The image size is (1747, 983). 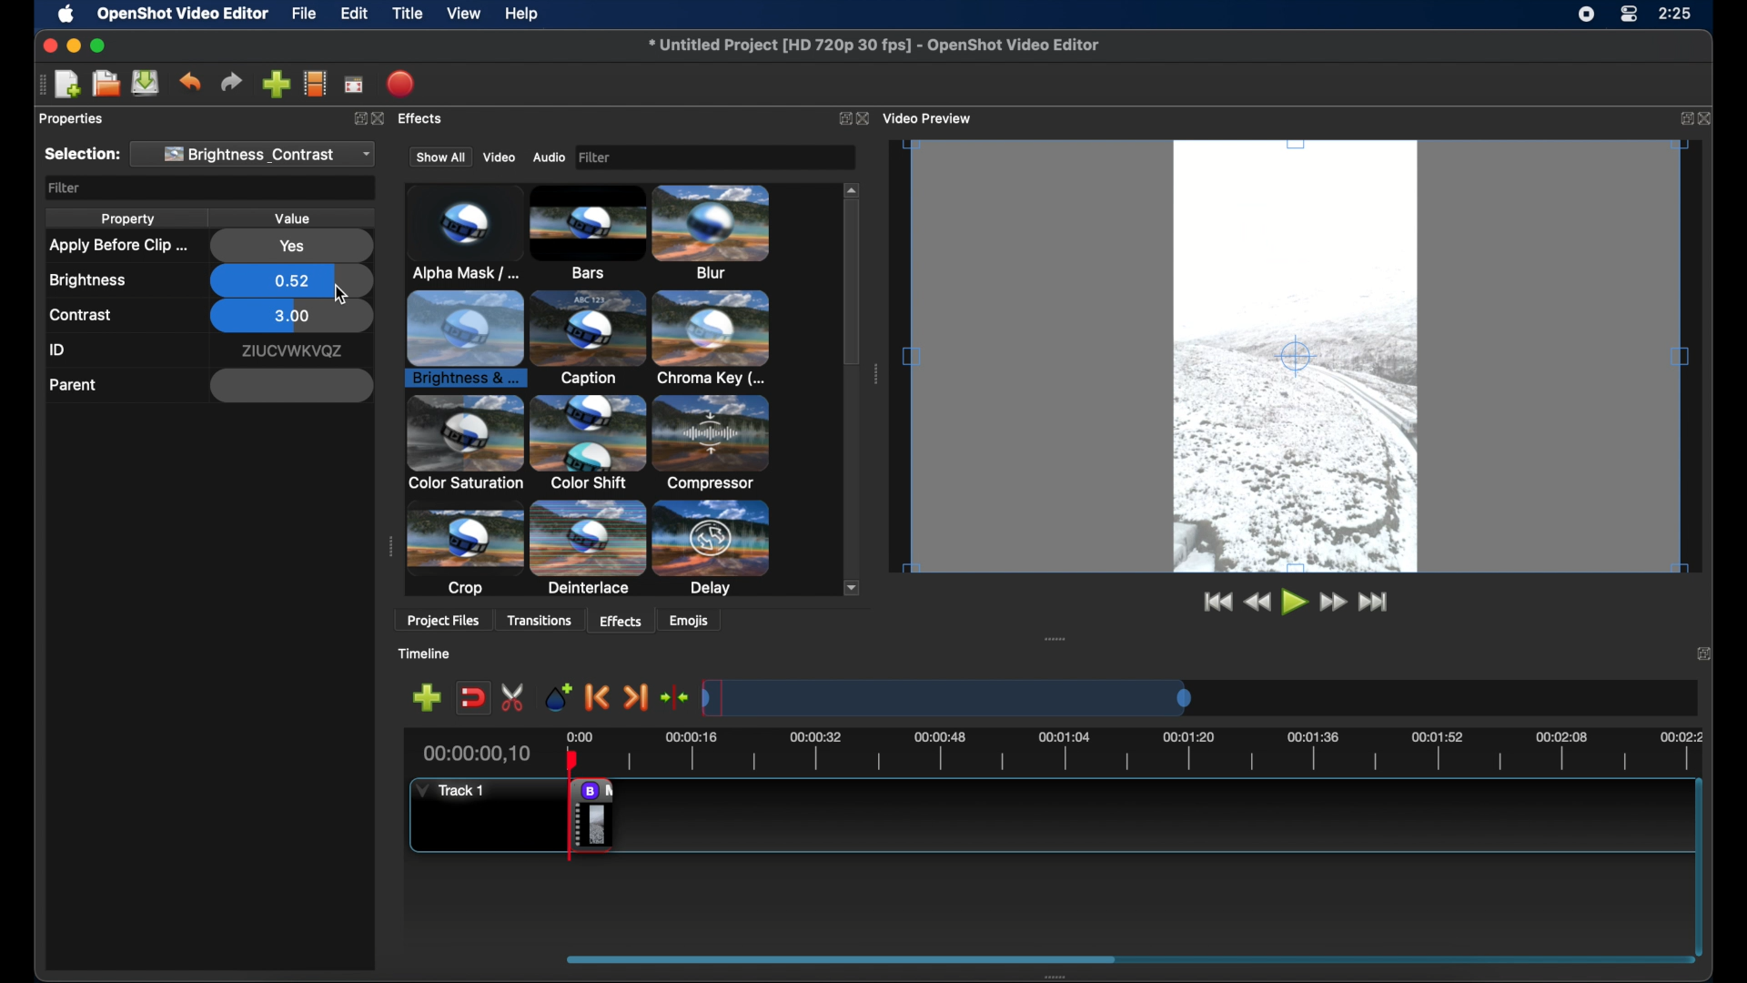 I want to click on new project, so click(x=67, y=83).